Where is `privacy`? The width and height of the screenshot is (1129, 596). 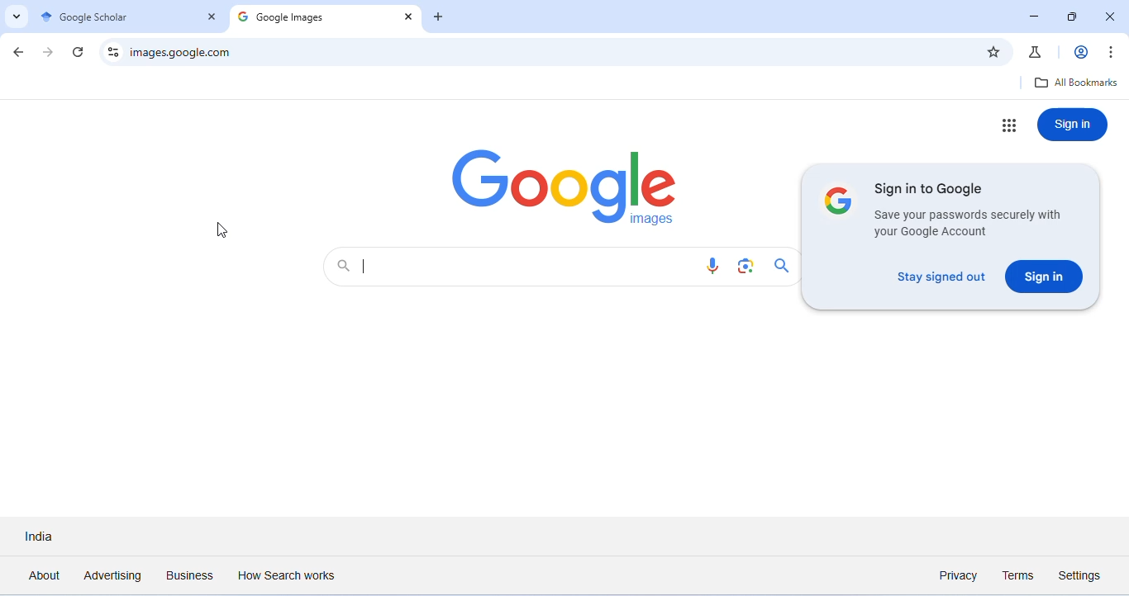 privacy is located at coordinates (959, 577).